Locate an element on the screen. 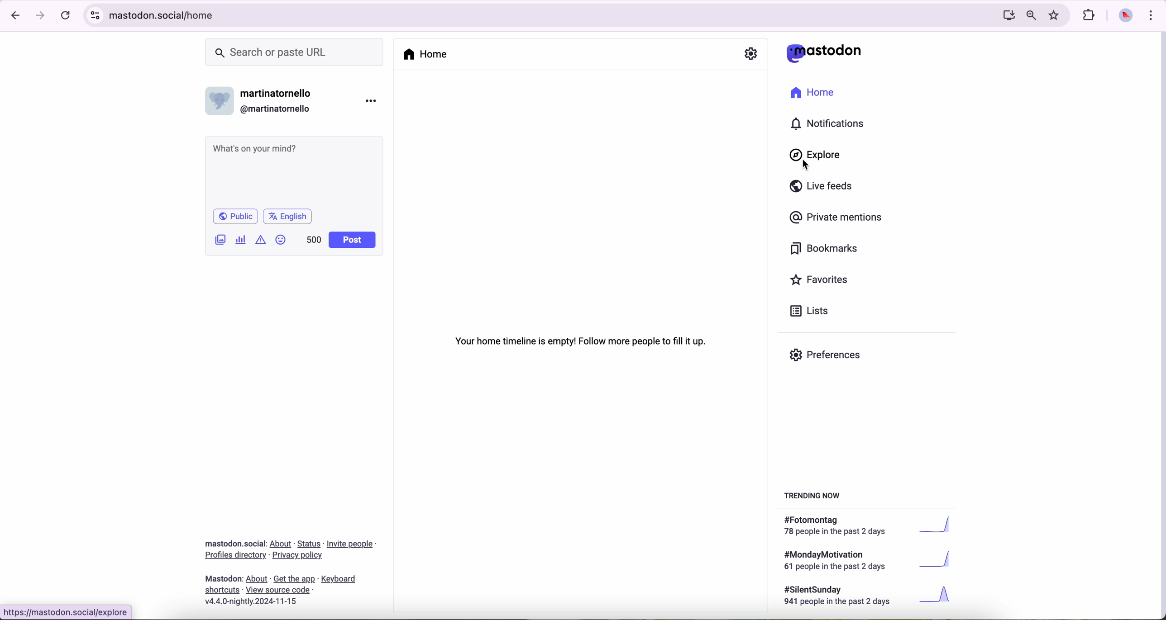 The width and height of the screenshot is (1166, 620). lists is located at coordinates (806, 311).